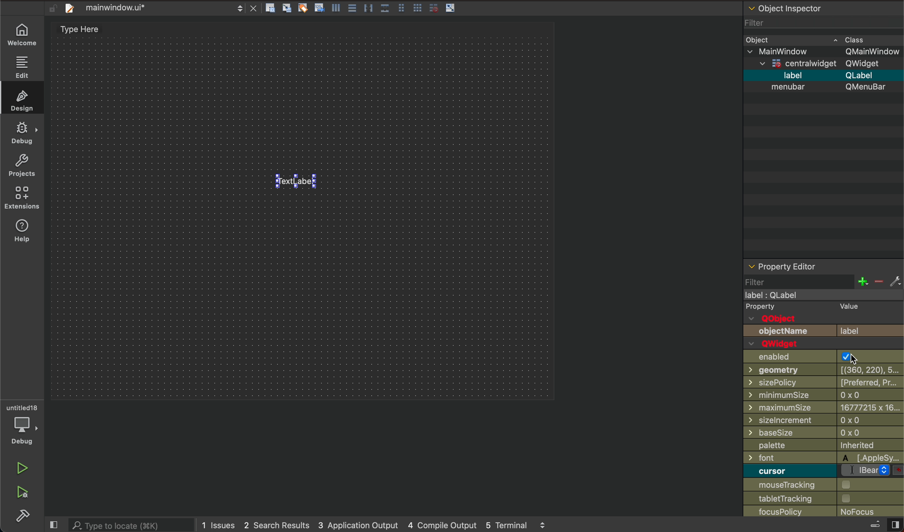 This screenshot has height=532, width=904. Describe the element at coordinates (768, 280) in the screenshot. I see `filter` at that location.